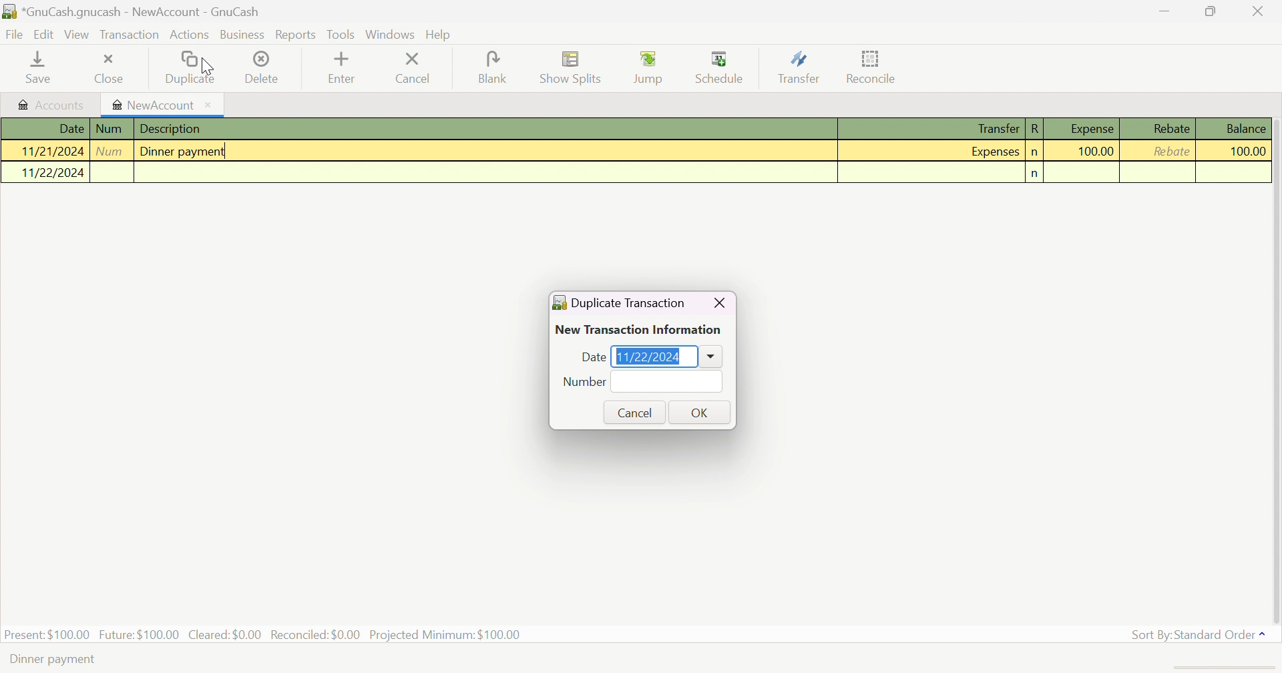  I want to click on Edit, so click(45, 34).